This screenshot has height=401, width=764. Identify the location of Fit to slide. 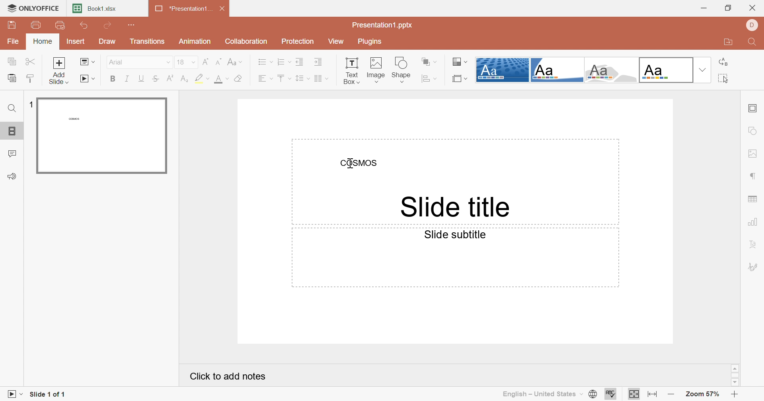
(633, 393).